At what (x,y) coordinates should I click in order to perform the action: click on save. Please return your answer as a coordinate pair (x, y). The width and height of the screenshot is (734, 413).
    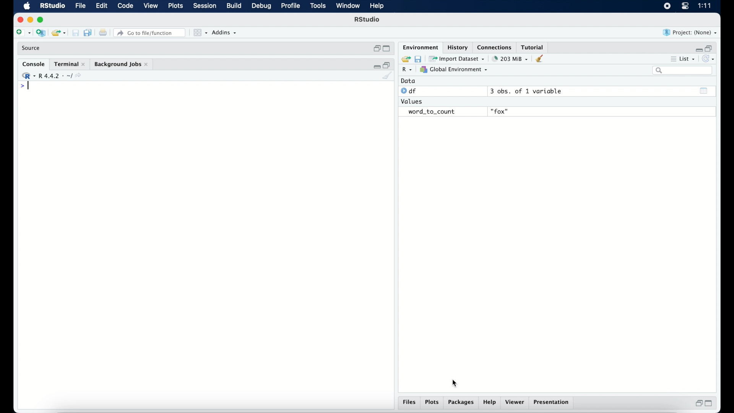
    Looking at the image, I should click on (419, 59).